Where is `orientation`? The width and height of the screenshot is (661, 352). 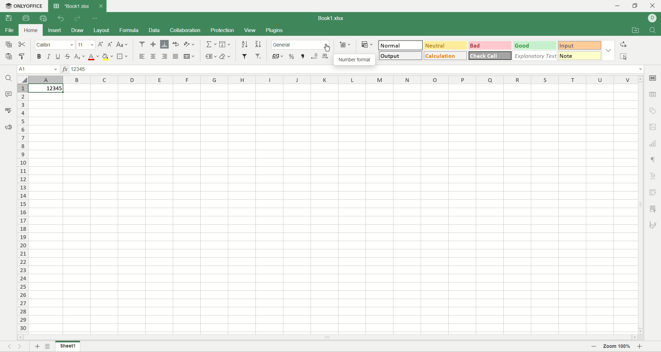
orientation is located at coordinates (188, 44).